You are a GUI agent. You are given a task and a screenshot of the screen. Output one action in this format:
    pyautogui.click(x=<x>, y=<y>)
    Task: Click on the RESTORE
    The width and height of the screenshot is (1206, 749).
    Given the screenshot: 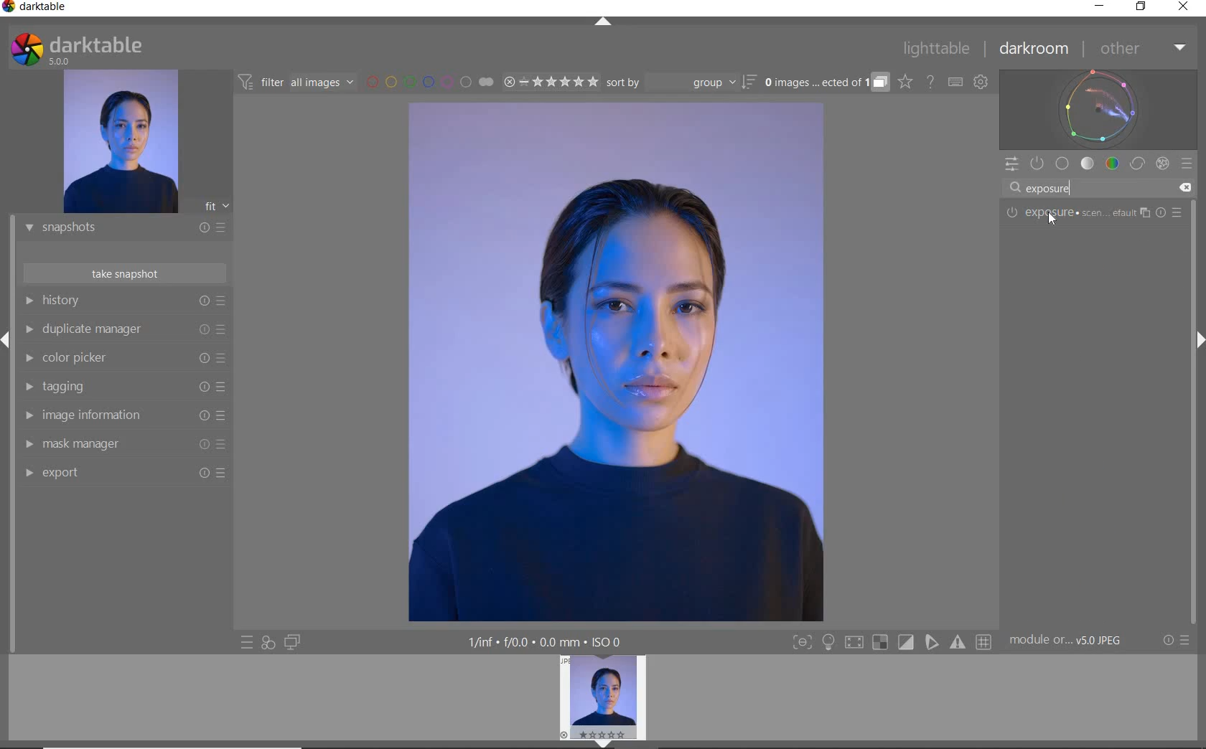 What is the action you would take?
    pyautogui.click(x=1144, y=7)
    